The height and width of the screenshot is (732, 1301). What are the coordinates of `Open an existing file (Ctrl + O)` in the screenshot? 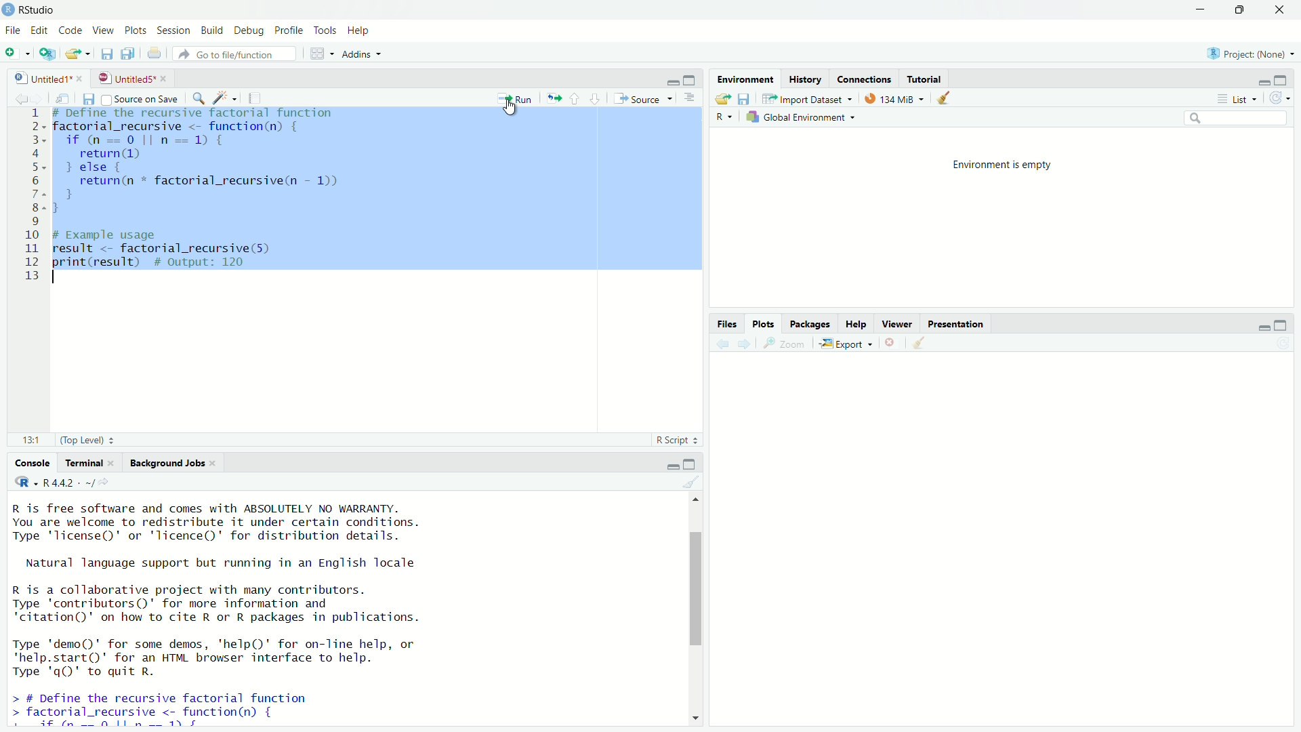 It's located at (78, 56).